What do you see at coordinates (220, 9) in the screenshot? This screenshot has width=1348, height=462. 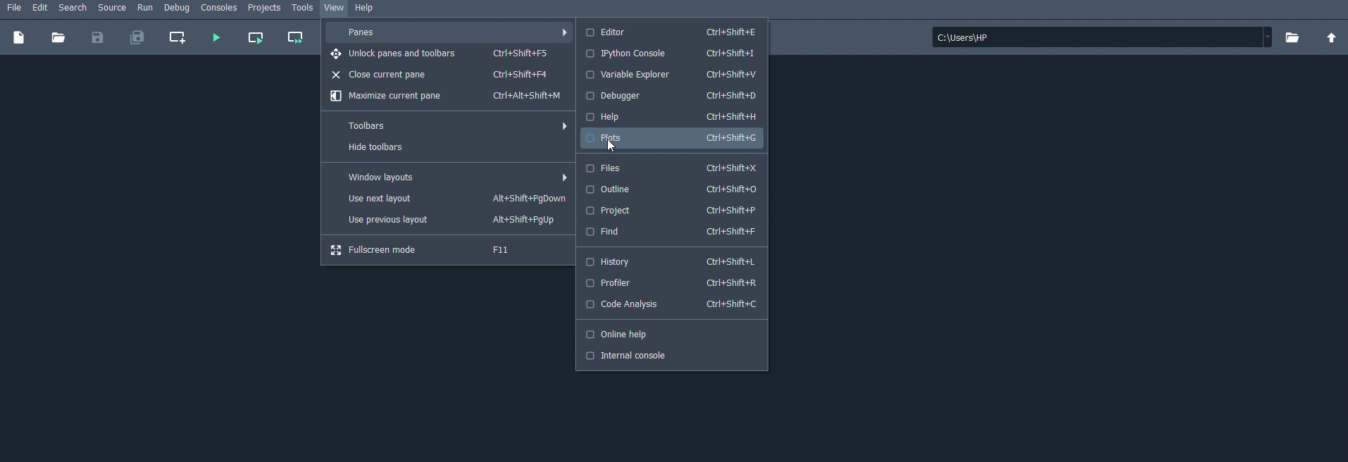 I see `Consoles` at bounding box center [220, 9].